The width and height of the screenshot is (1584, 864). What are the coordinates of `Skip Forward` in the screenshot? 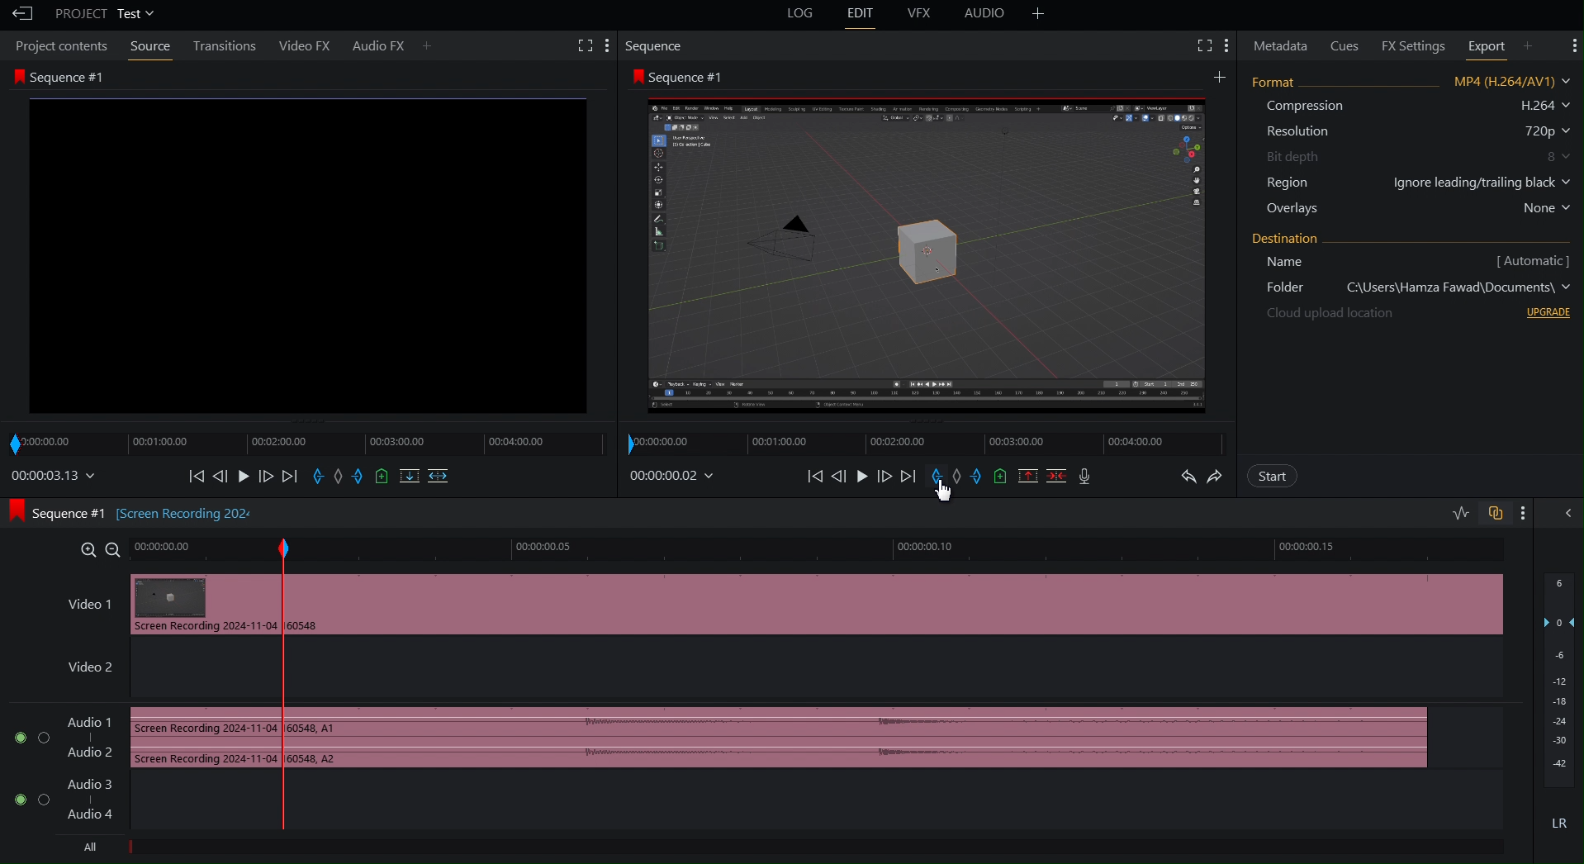 It's located at (908, 477).